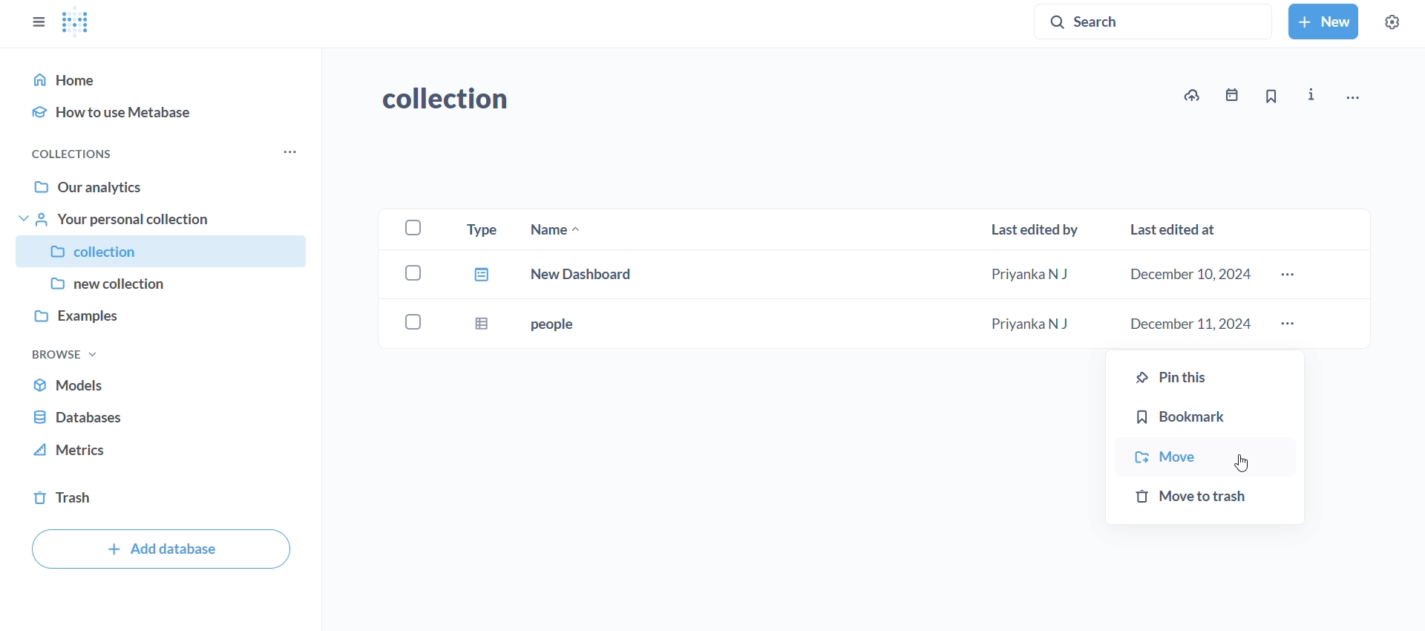 This screenshot has height=631, width=1425. What do you see at coordinates (1391, 22) in the screenshot?
I see `settings` at bounding box center [1391, 22].